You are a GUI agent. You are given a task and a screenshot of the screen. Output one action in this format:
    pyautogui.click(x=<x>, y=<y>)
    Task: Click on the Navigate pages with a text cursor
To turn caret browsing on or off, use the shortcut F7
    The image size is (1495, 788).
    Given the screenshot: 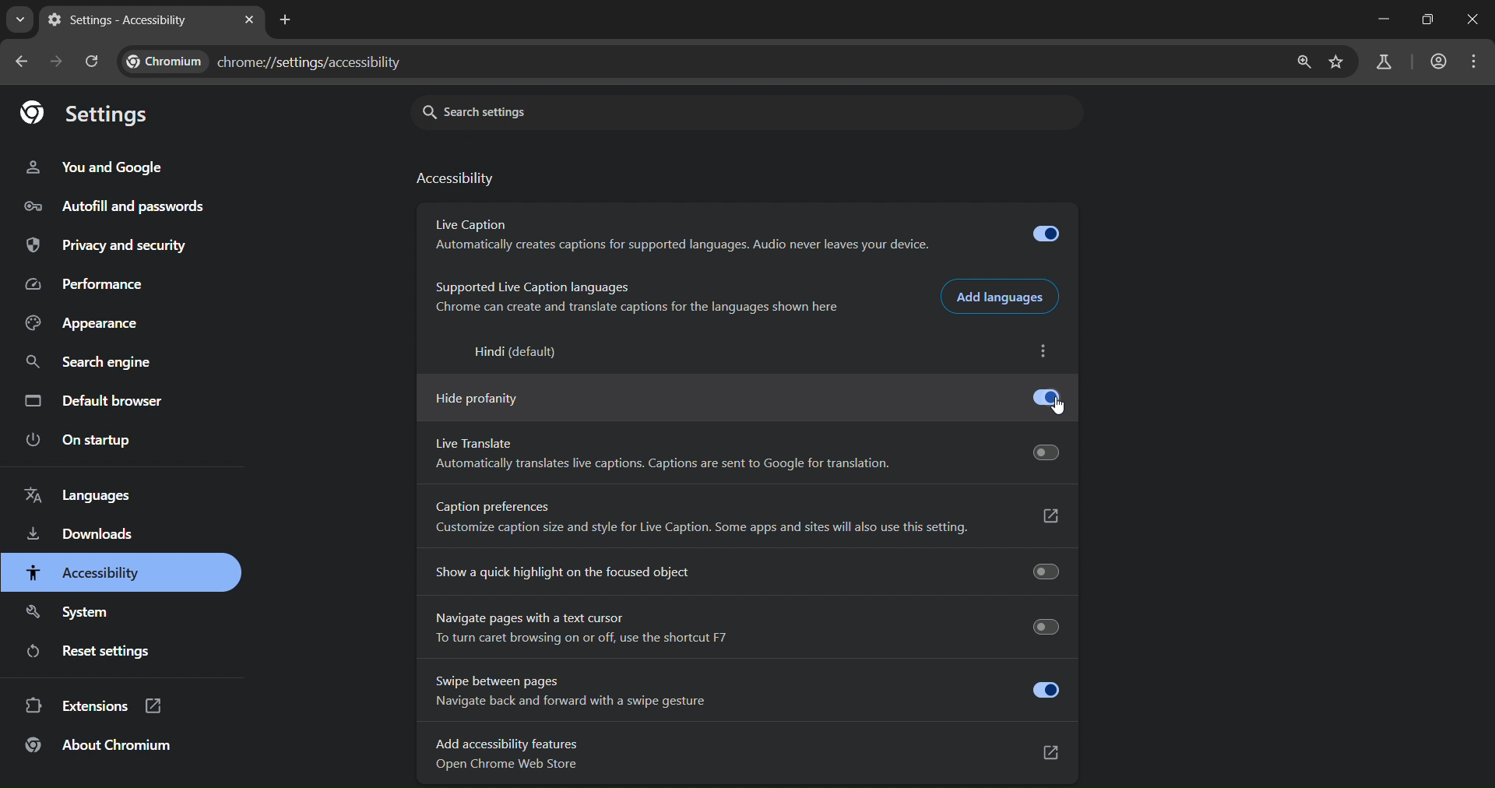 What is the action you would take?
    pyautogui.click(x=745, y=627)
    